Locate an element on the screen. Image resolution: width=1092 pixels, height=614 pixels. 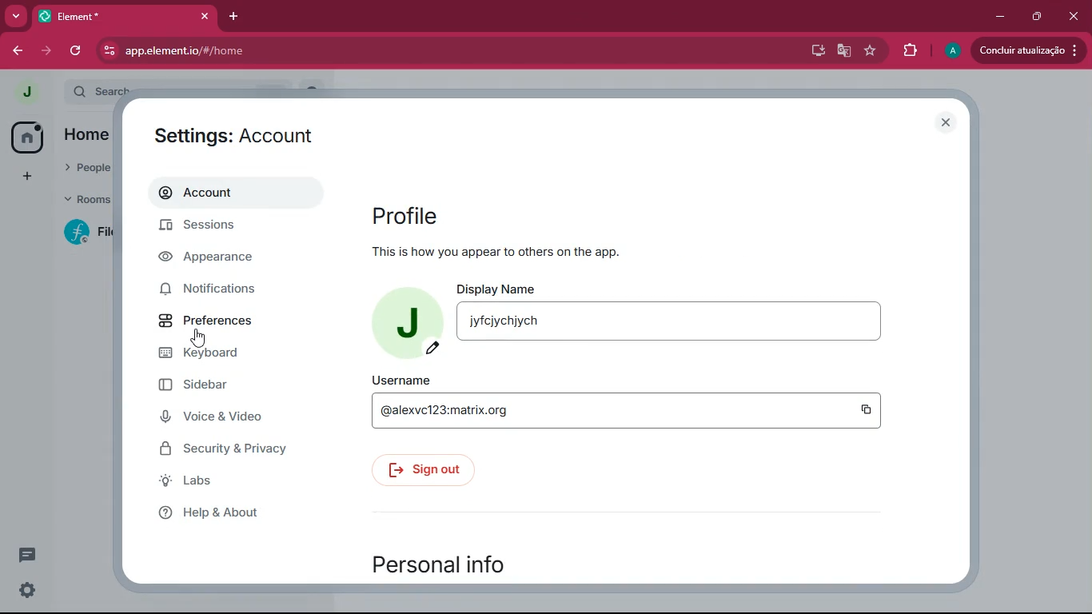
desktop is located at coordinates (816, 51).